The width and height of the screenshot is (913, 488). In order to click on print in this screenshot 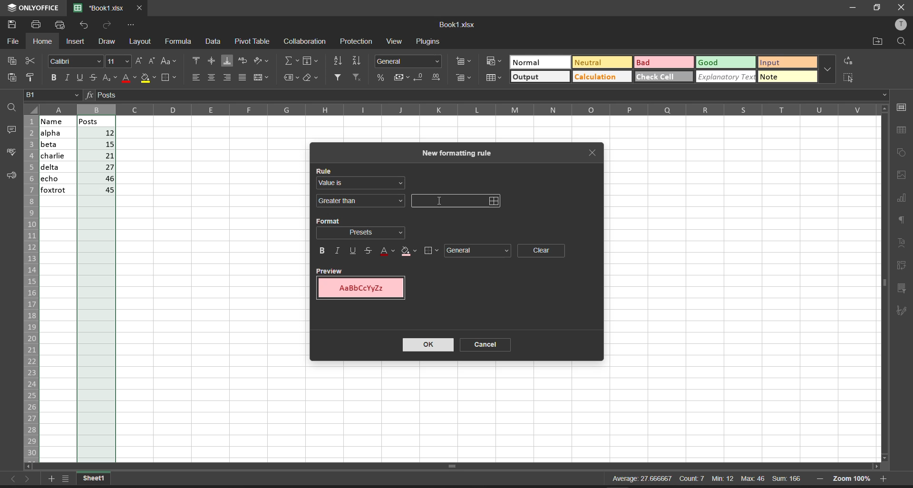, I will do `click(37, 25)`.